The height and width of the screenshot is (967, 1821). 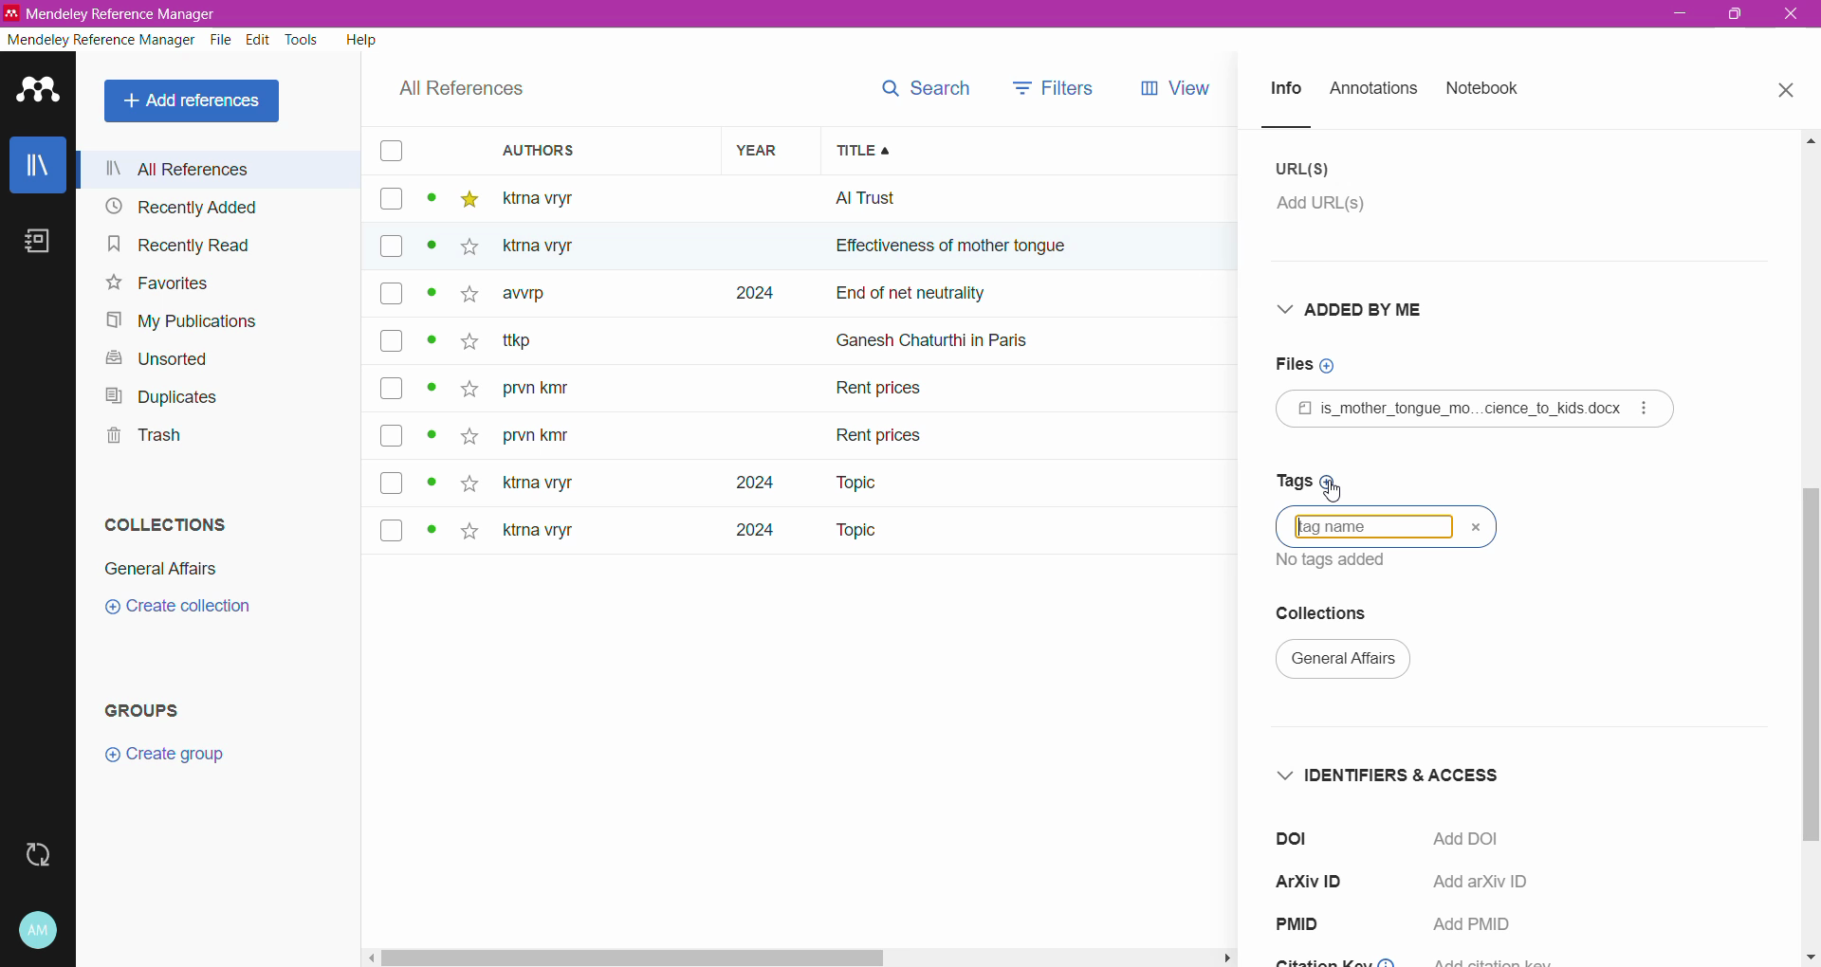 What do you see at coordinates (162, 396) in the screenshot?
I see `Duplicates` at bounding box center [162, 396].